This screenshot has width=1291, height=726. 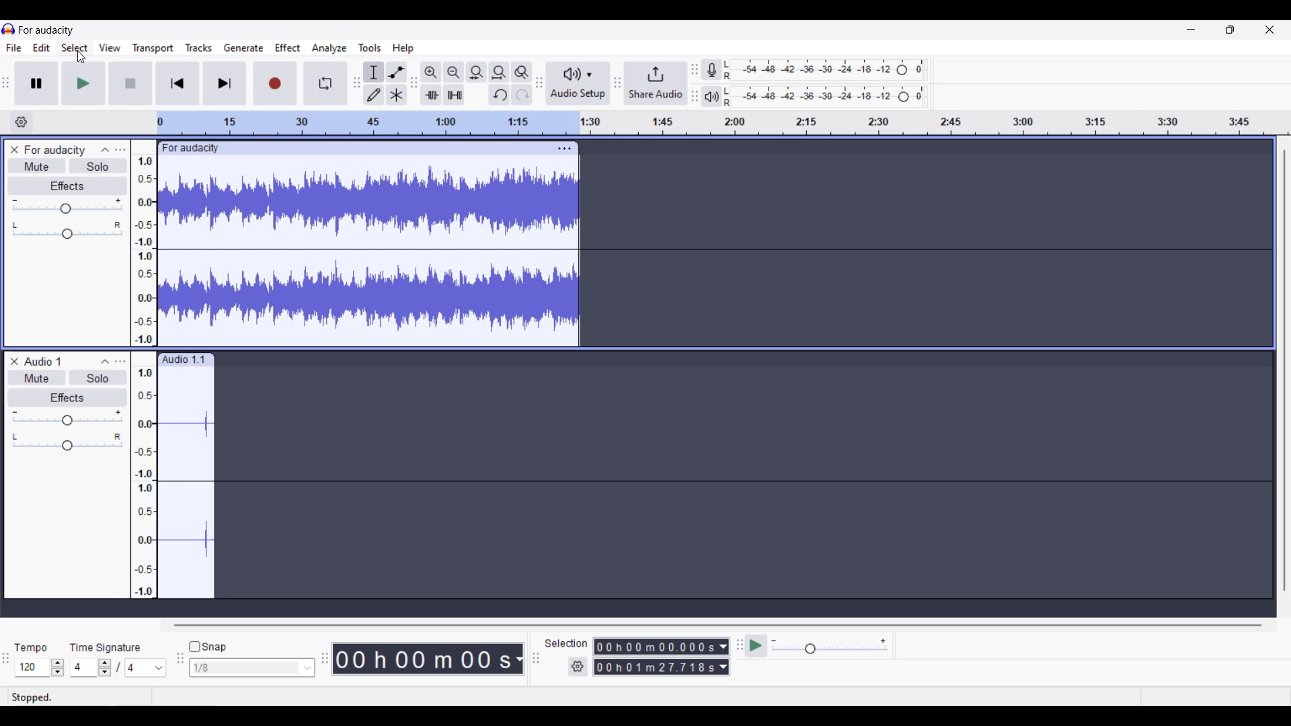 I want to click on track waveform, so click(x=186, y=486).